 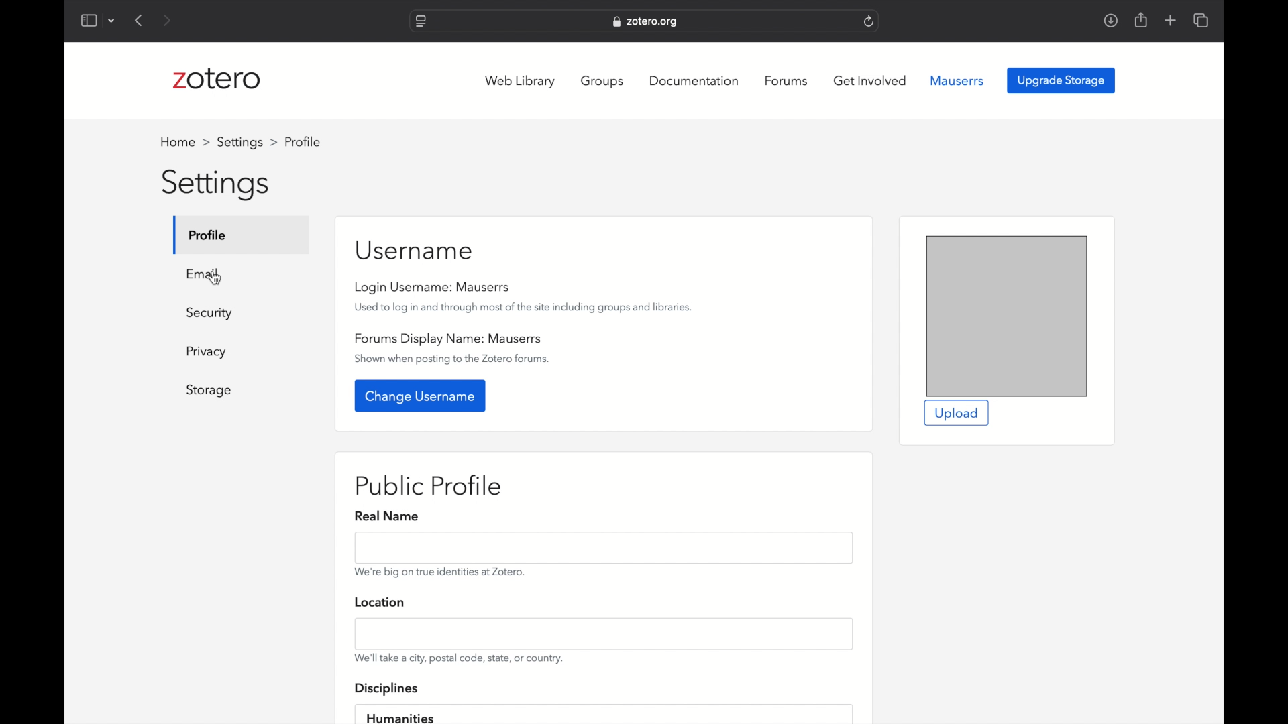 What do you see at coordinates (421, 396) in the screenshot?
I see `change username` at bounding box center [421, 396].